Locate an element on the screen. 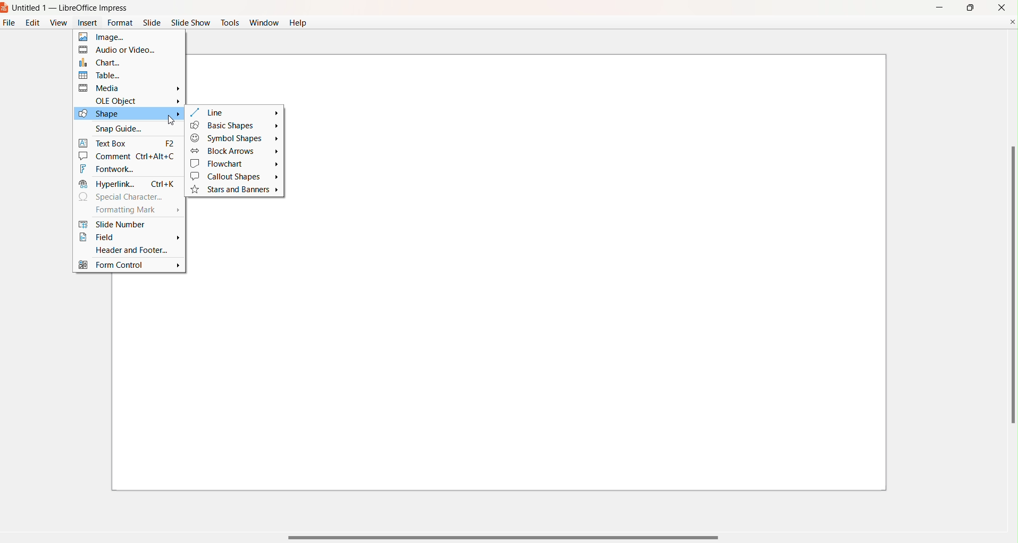 Image resolution: width=1018 pixels, height=543 pixels. Slide Show is located at coordinates (191, 23).